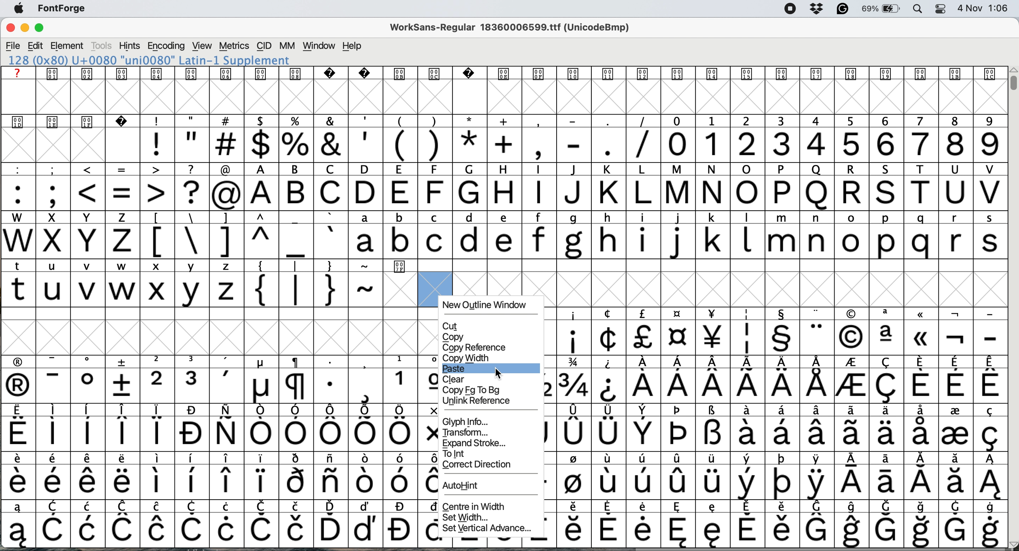 This screenshot has height=551, width=1019. What do you see at coordinates (467, 358) in the screenshot?
I see `copy width` at bounding box center [467, 358].